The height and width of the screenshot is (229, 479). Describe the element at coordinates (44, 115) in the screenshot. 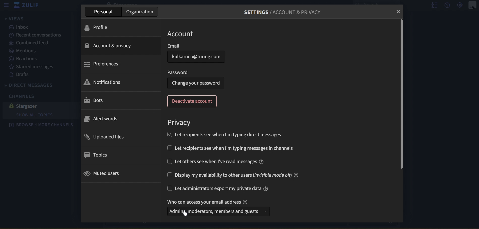

I see `show all topics` at that location.